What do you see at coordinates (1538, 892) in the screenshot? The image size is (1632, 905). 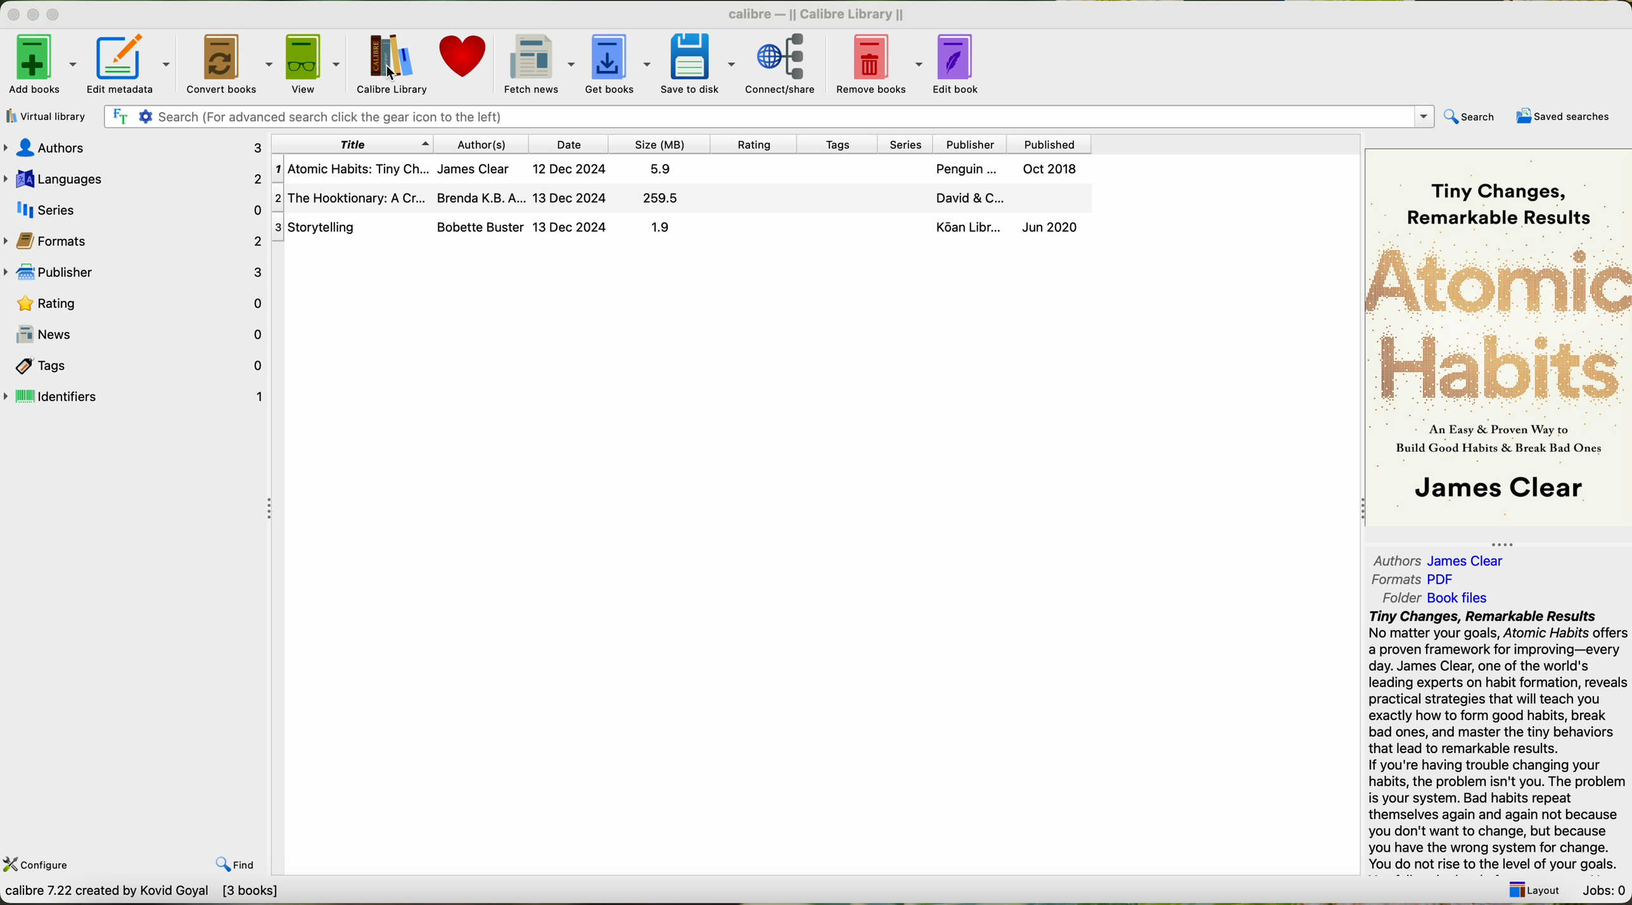 I see `layout` at bounding box center [1538, 892].